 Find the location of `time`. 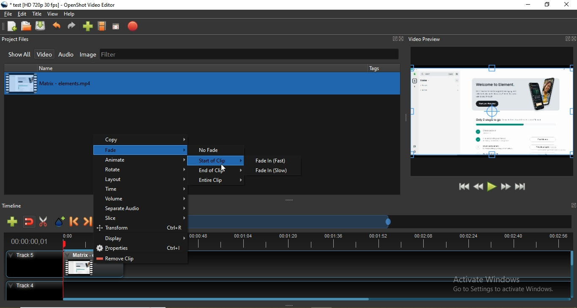

time is located at coordinates (143, 190).